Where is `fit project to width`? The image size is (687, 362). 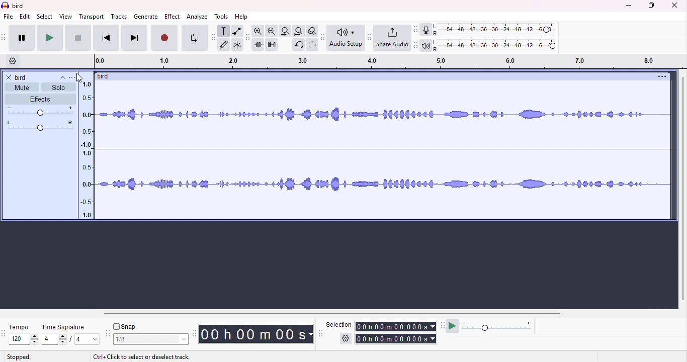 fit project to width is located at coordinates (298, 31).